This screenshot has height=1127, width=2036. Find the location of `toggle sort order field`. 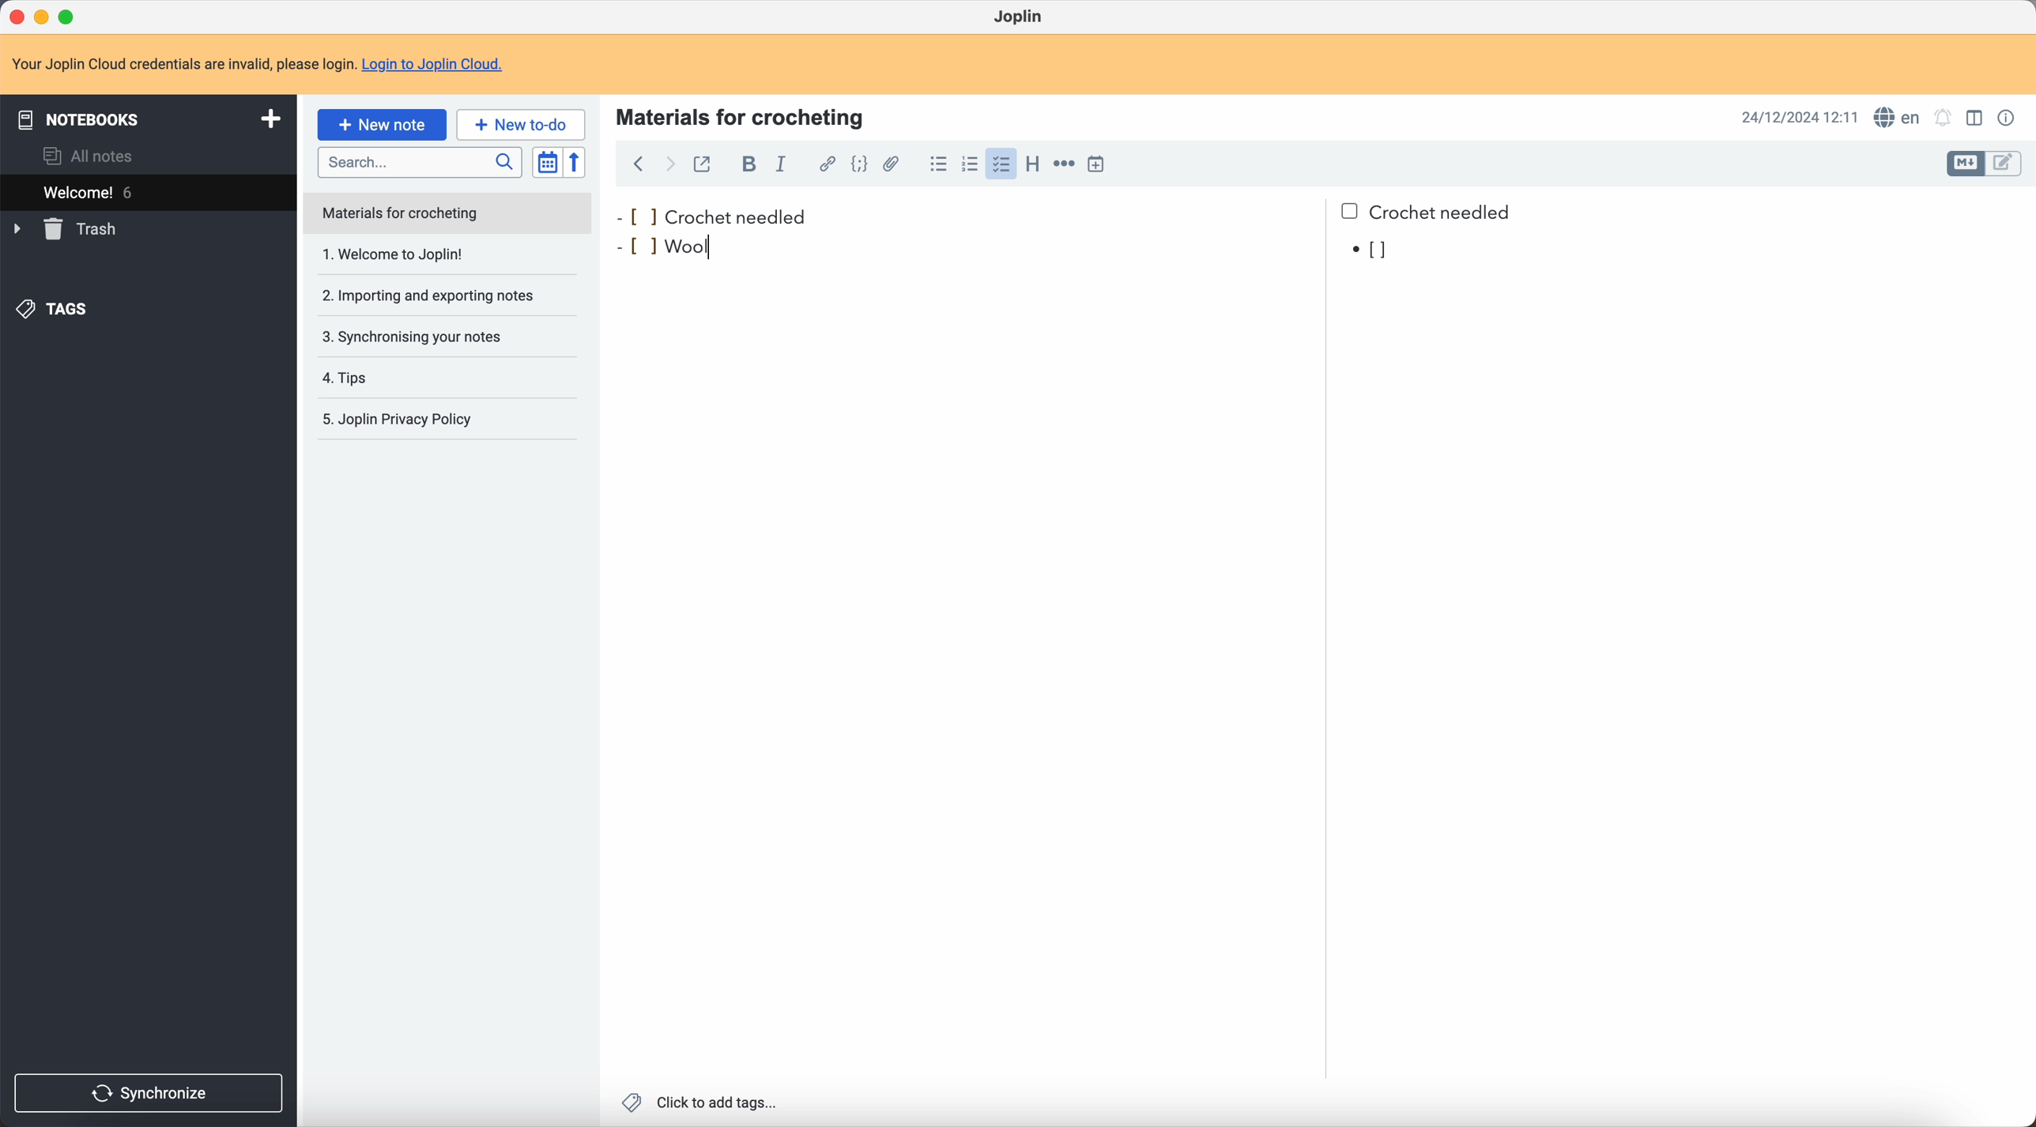

toggle sort order field is located at coordinates (546, 163).